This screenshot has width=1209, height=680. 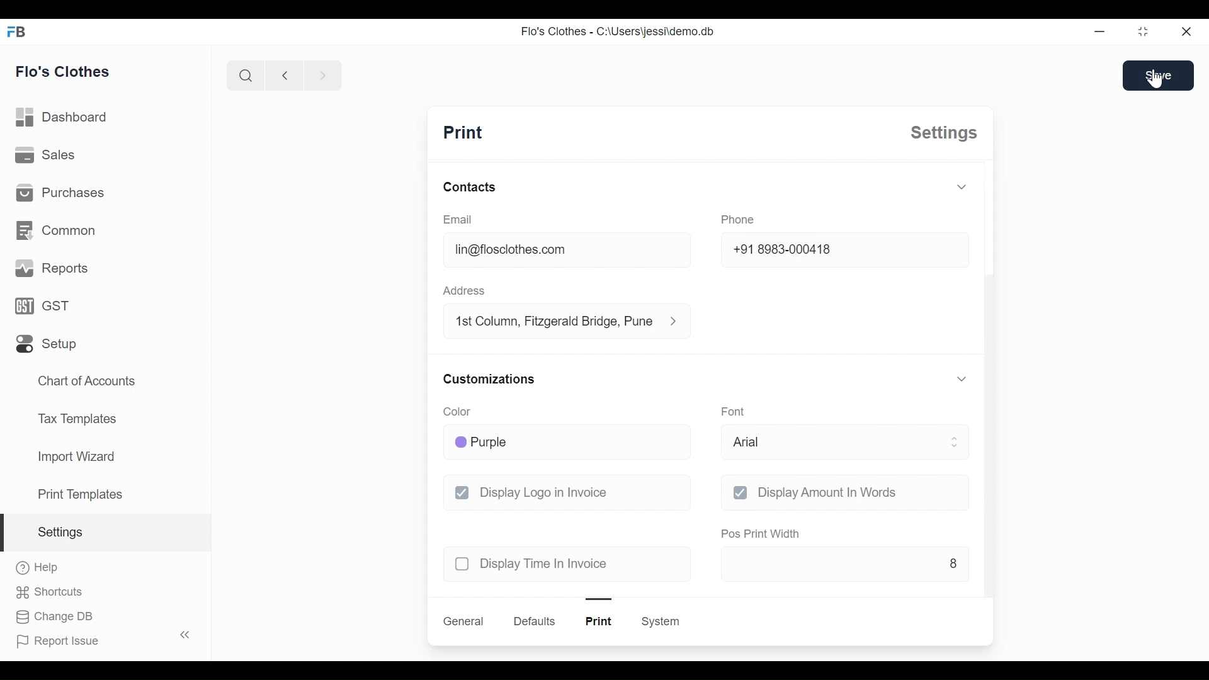 What do you see at coordinates (1154, 78) in the screenshot?
I see `cursor` at bounding box center [1154, 78].